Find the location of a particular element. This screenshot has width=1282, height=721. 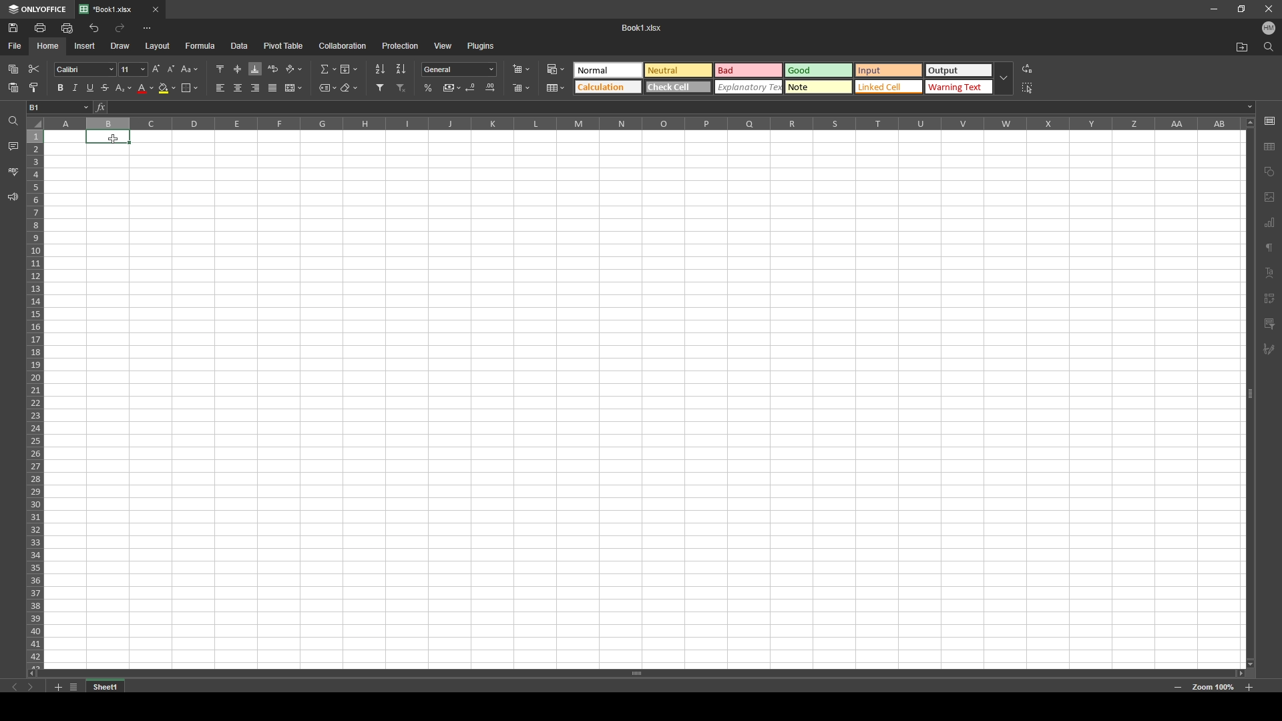

Cursor is located at coordinates (108, 139).